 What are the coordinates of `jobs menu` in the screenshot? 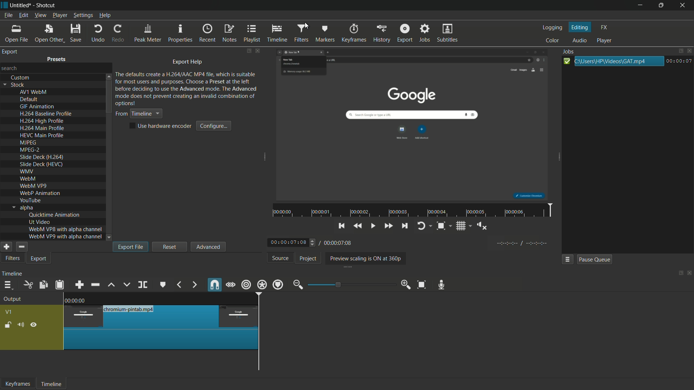 It's located at (567, 259).